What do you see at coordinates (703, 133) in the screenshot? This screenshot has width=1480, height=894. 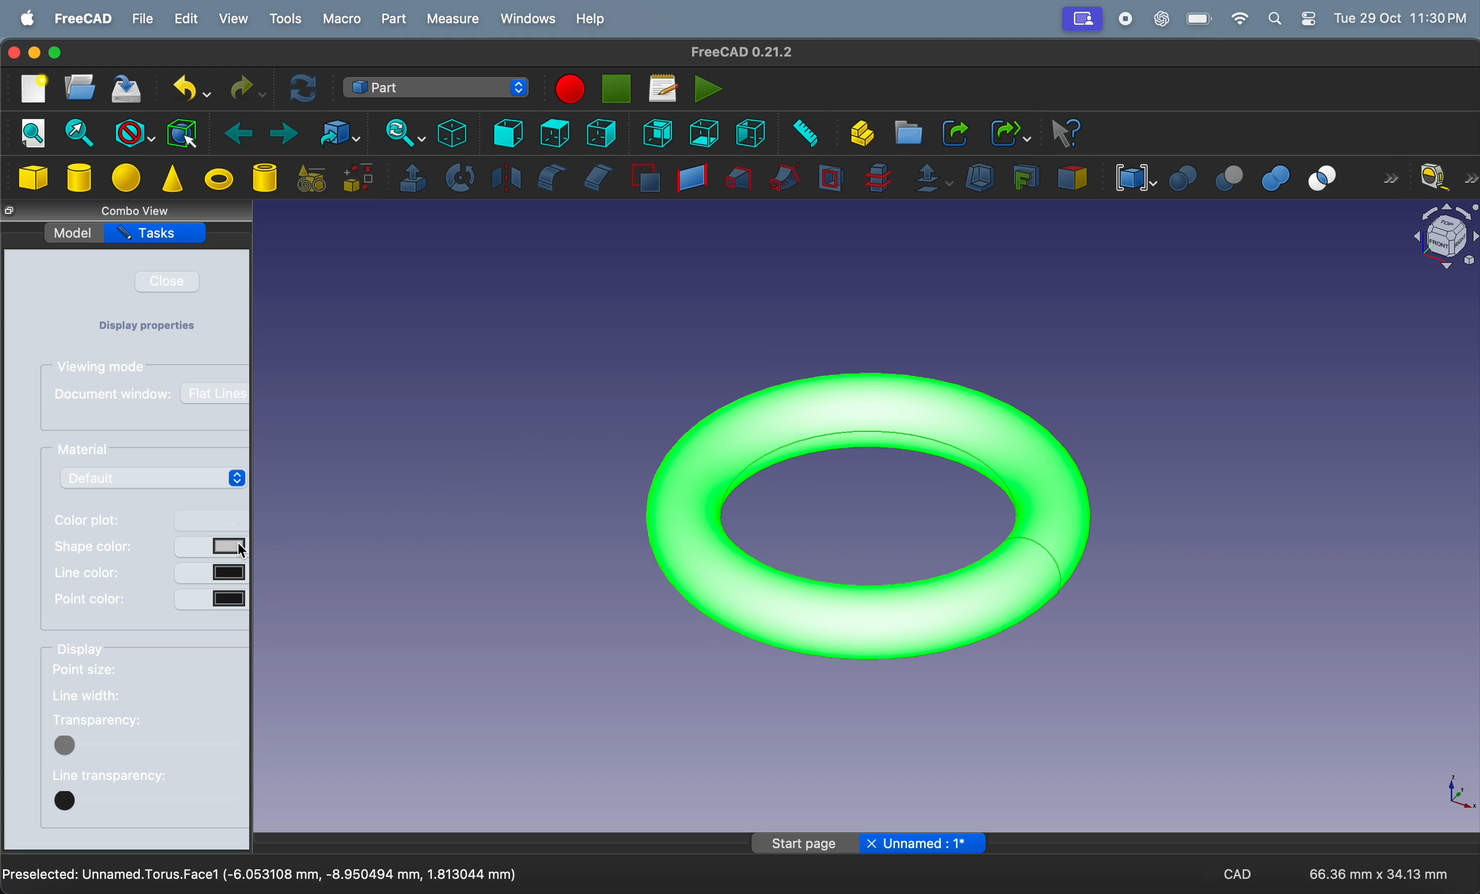 I see `bottom view` at bounding box center [703, 133].